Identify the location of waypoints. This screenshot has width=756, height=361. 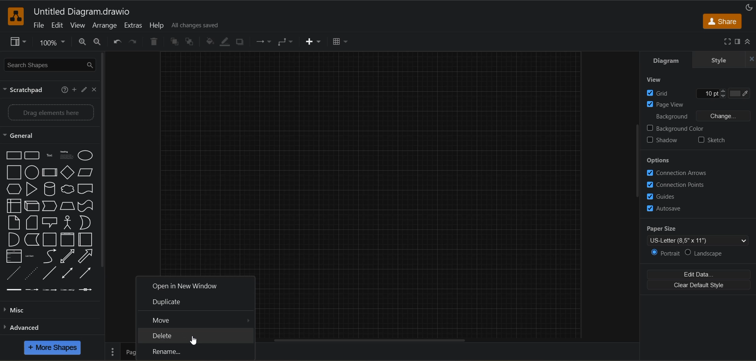
(286, 42).